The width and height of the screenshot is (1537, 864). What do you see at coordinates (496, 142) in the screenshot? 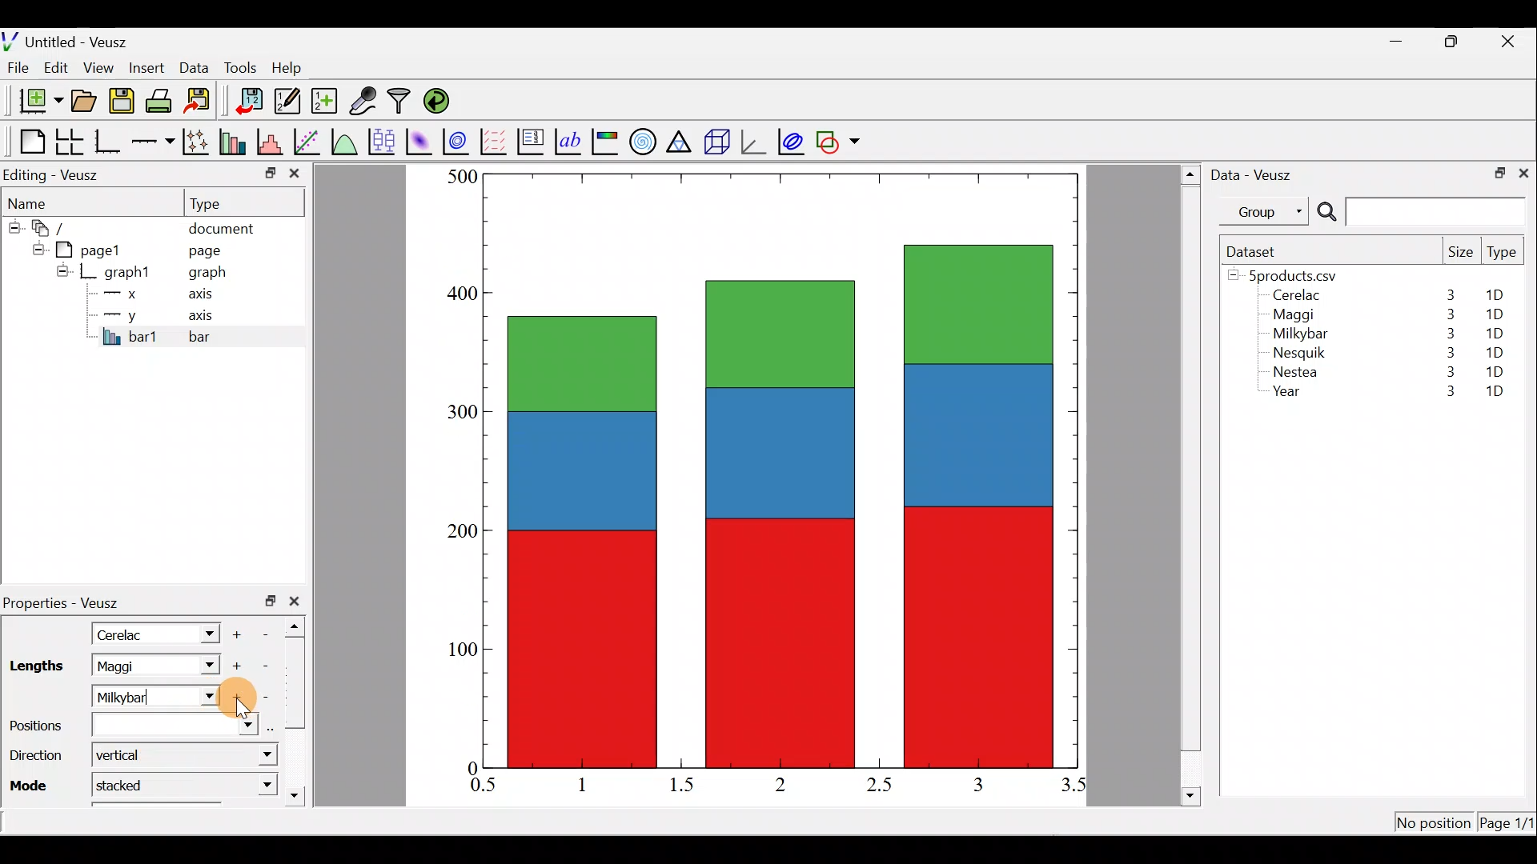
I see `Plot a vector field` at bounding box center [496, 142].